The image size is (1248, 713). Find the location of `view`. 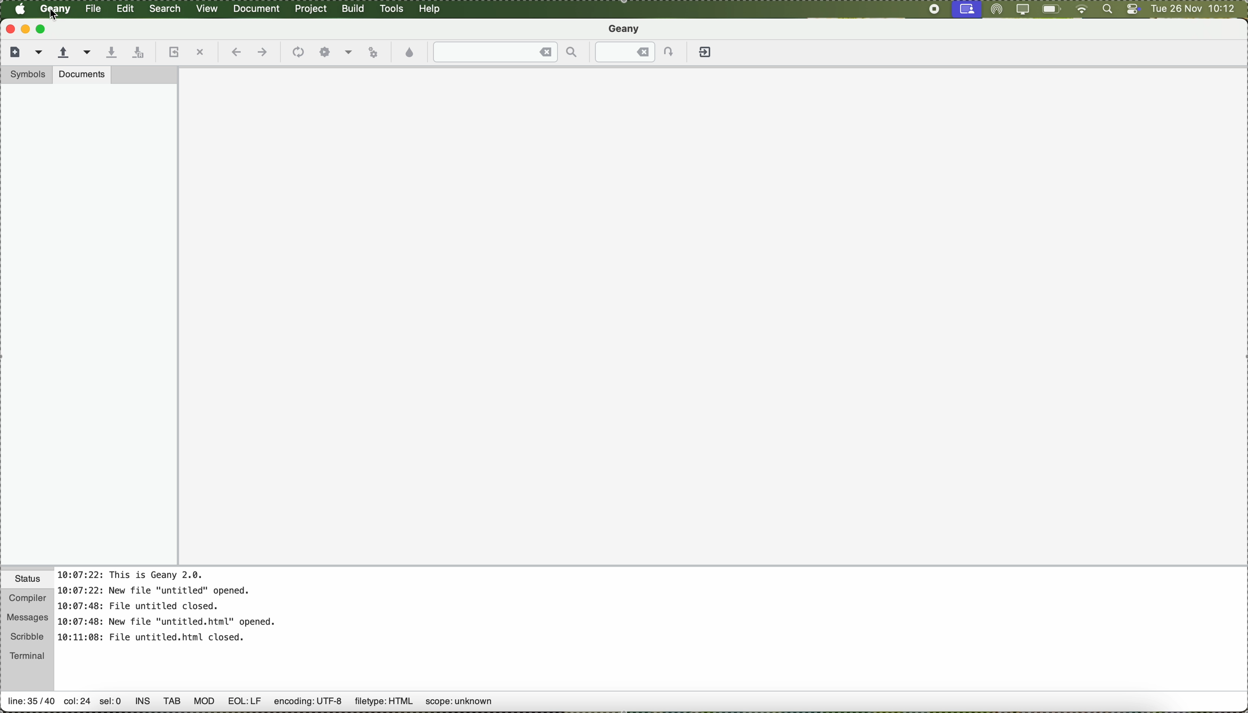

view is located at coordinates (209, 9).